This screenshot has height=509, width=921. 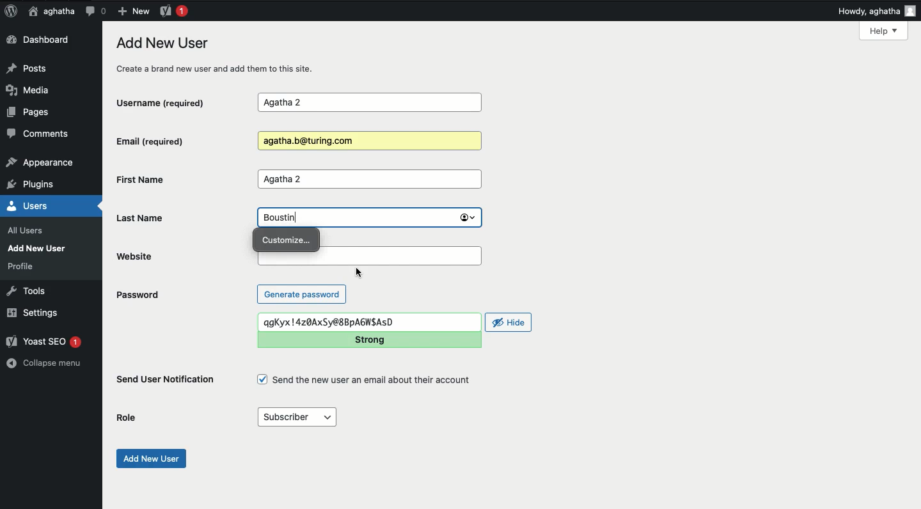 What do you see at coordinates (127, 418) in the screenshot?
I see `Role` at bounding box center [127, 418].